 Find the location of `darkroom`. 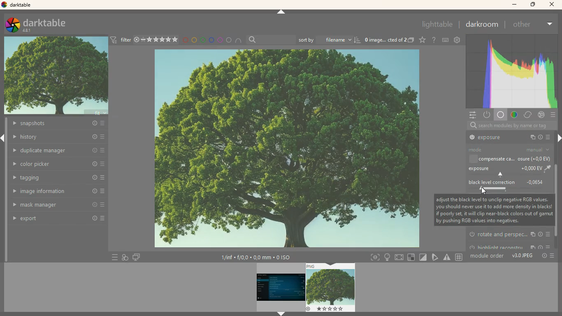

darkroom is located at coordinates (484, 25).